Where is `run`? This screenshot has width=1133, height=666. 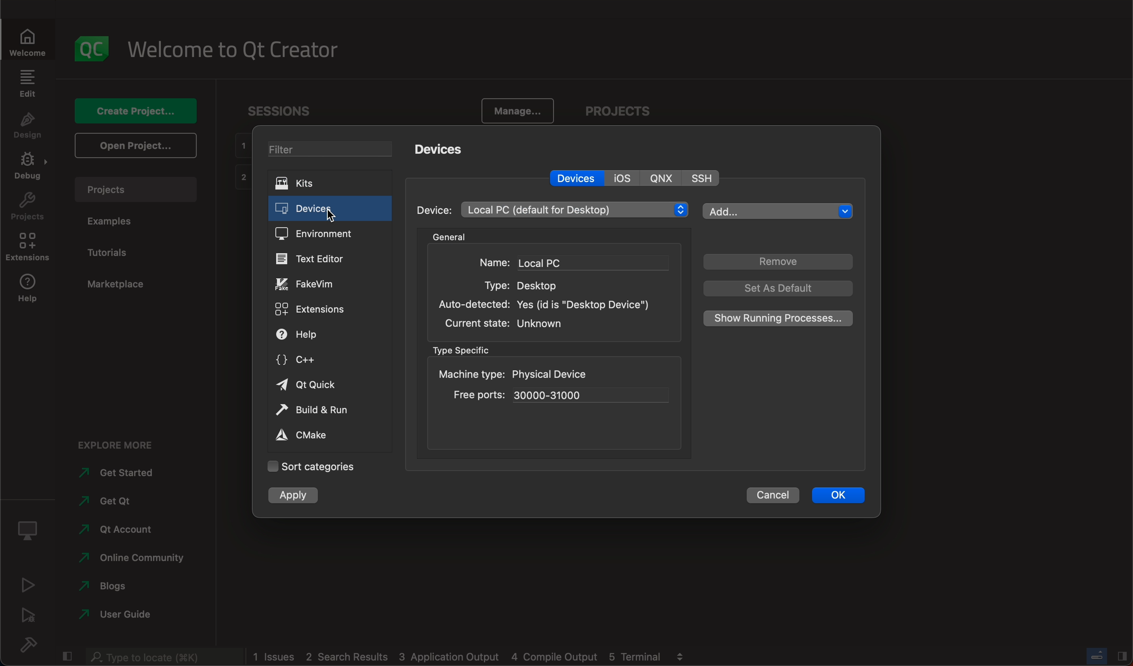
run is located at coordinates (27, 587).